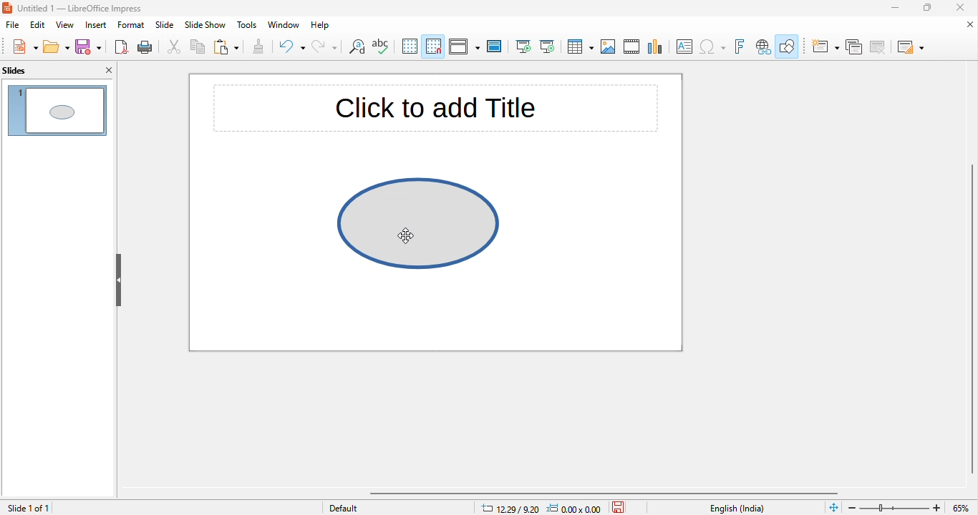  Describe the element at coordinates (506, 507) in the screenshot. I see `12.29/9.20` at that location.